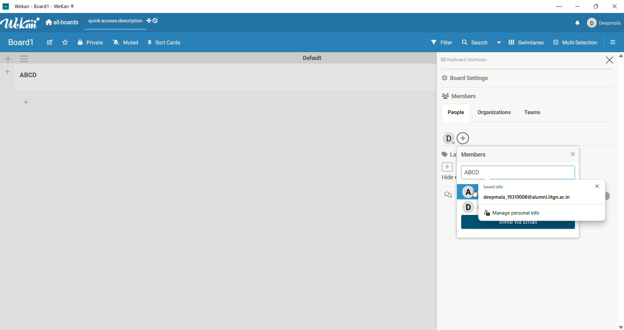 This screenshot has width=624, height=330. Describe the element at coordinates (527, 194) in the screenshot. I see `saved info` at that location.